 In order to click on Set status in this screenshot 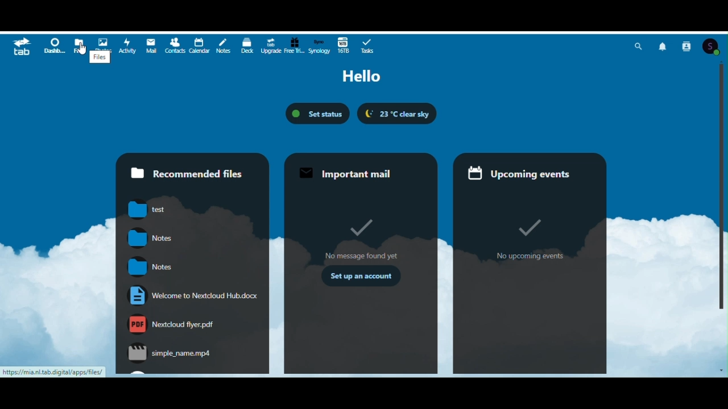, I will do `click(318, 114)`.